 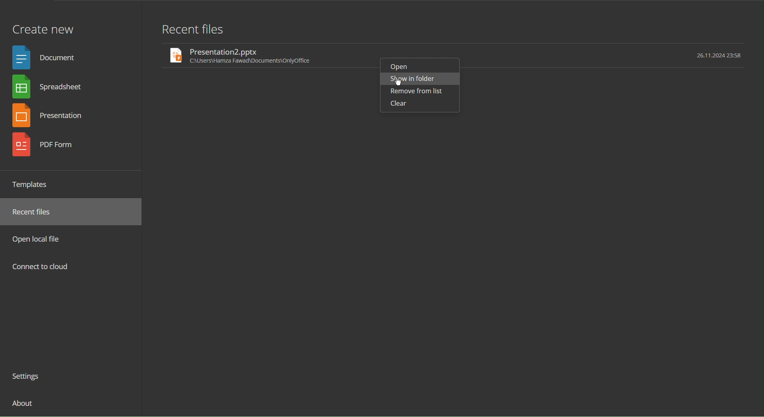 What do you see at coordinates (41, 268) in the screenshot?
I see `Connect to Cloud` at bounding box center [41, 268].